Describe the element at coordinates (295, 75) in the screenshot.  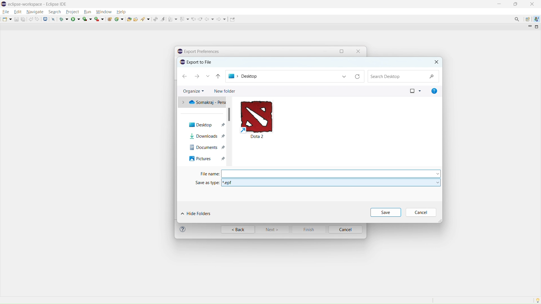
I see `Desktop` at that location.